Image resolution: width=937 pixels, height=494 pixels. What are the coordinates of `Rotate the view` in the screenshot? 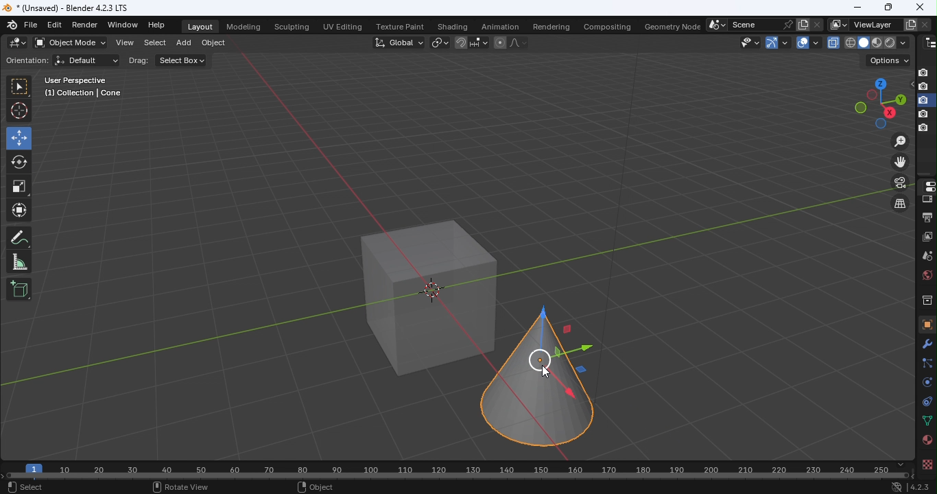 It's located at (879, 82).